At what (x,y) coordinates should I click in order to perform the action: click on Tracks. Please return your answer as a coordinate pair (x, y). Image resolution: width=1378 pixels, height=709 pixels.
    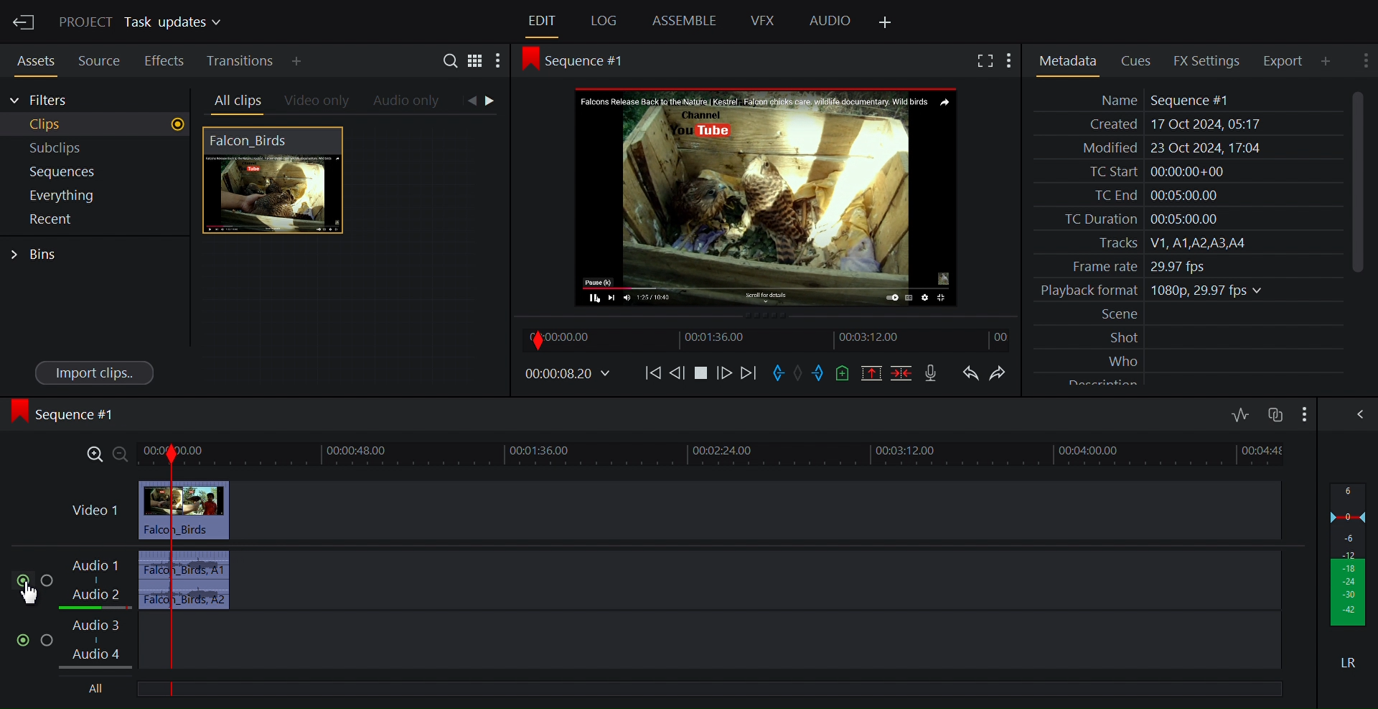
    Looking at the image, I should click on (1186, 243).